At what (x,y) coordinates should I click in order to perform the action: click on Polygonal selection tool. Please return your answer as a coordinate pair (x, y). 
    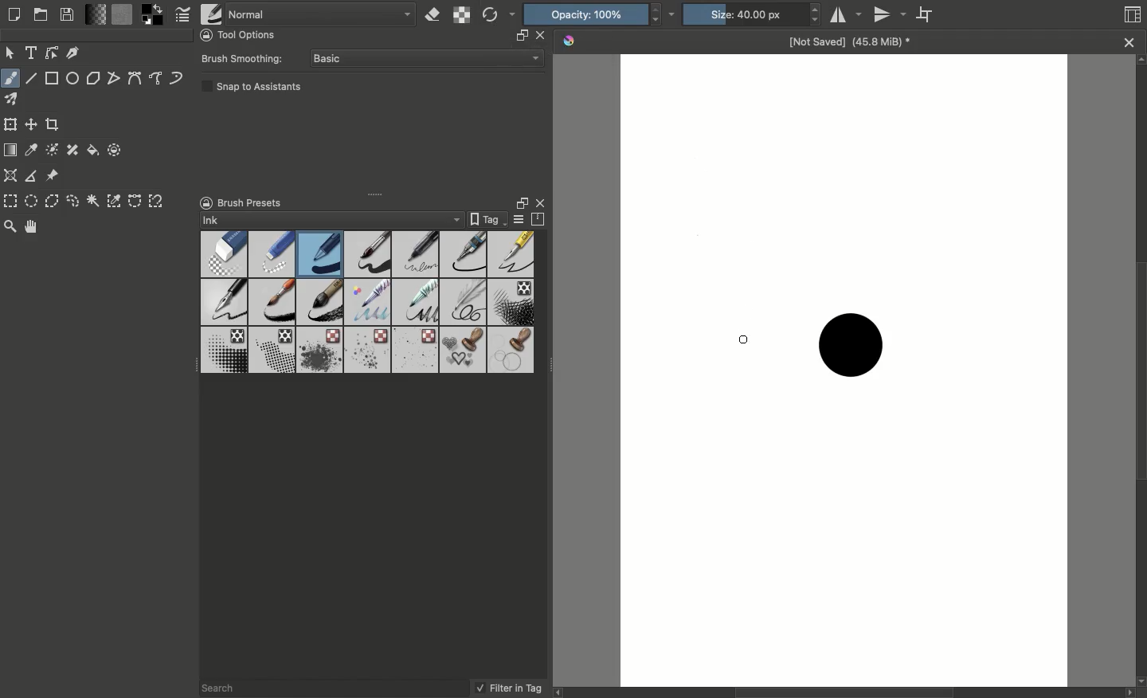
    Looking at the image, I should click on (53, 200).